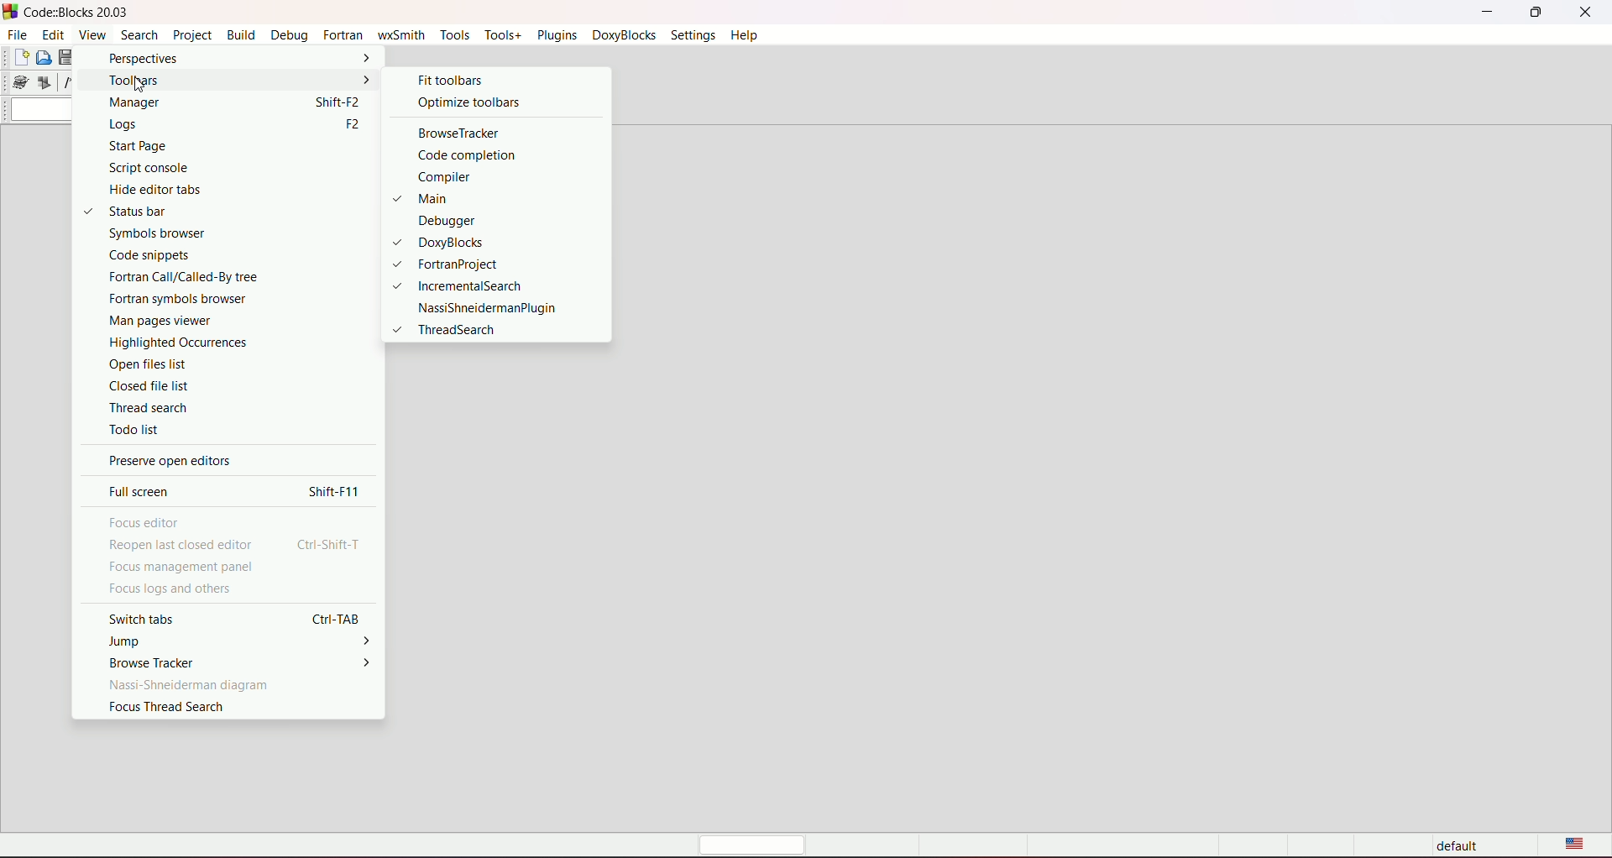  I want to click on debug, so click(289, 35).